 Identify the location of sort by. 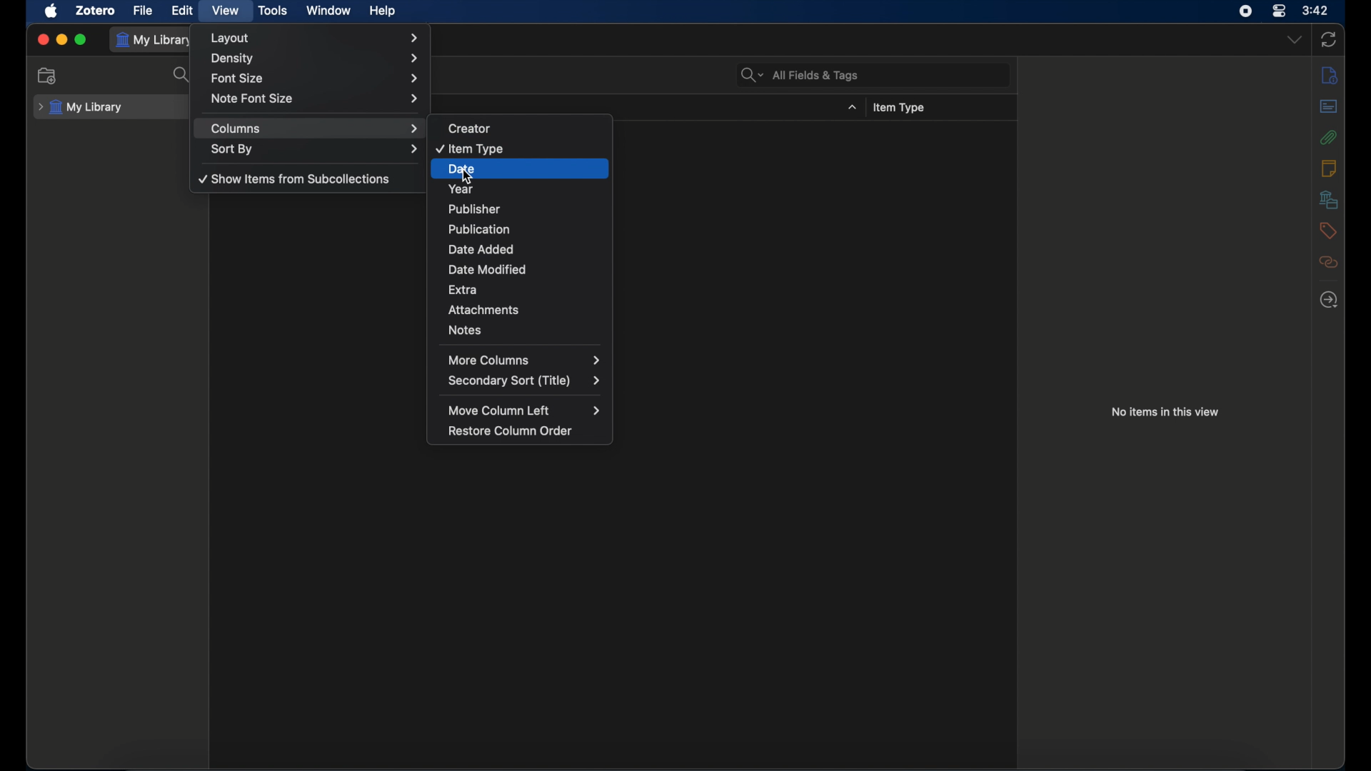
(314, 149).